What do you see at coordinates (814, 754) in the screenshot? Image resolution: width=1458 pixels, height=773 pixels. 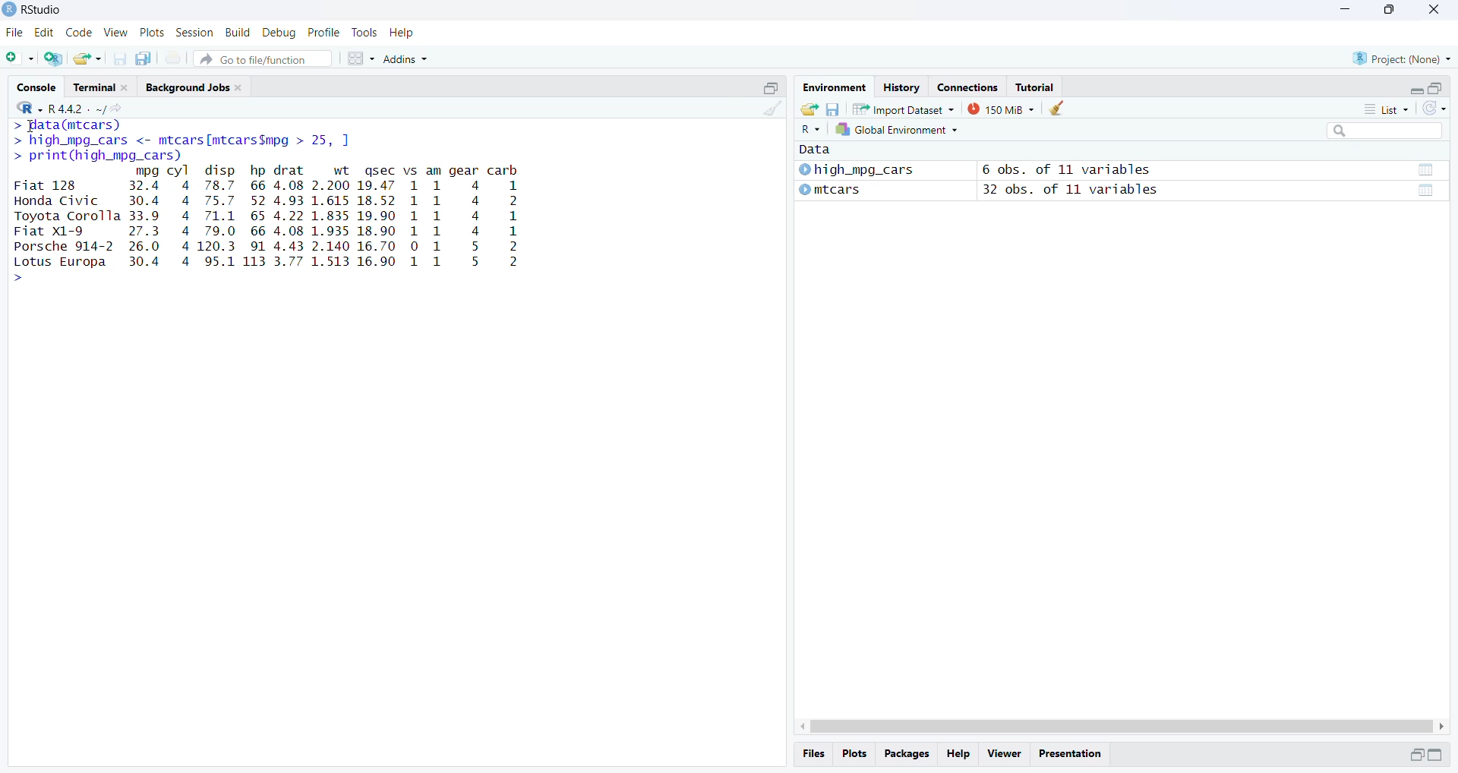 I see `Files` at bounding box center [814, 754].